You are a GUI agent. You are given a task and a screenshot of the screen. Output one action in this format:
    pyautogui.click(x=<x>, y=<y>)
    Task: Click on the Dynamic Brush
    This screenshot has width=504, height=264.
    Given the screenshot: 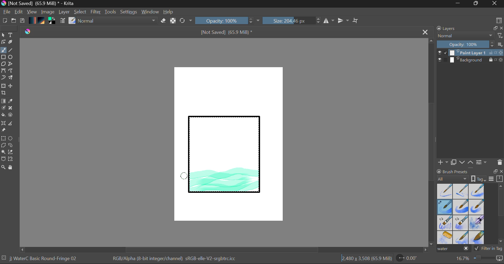 What is the action you would take?
    pyautogui.click(x=3, y=78)
    